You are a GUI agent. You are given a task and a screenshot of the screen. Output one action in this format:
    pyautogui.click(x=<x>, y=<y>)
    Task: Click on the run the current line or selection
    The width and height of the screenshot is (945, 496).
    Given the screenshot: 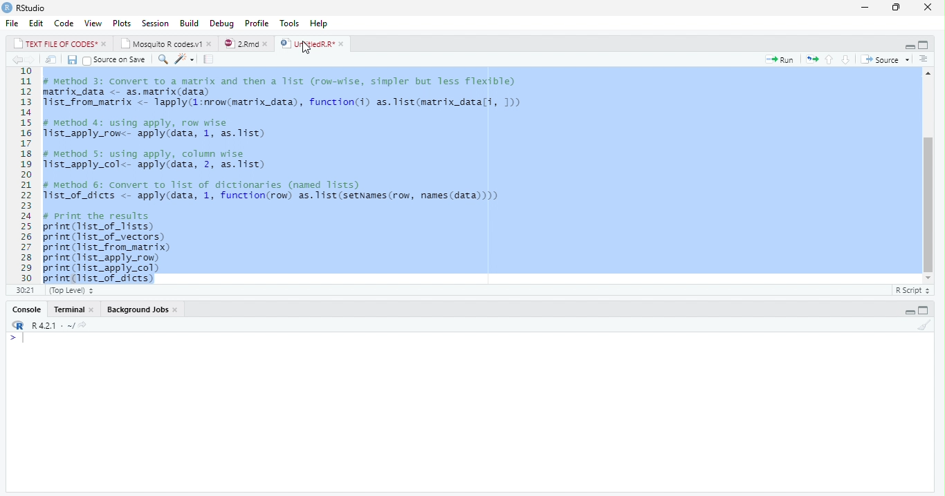 What is the action you would take?
    pyautogui.click(x=779, y=59)
    